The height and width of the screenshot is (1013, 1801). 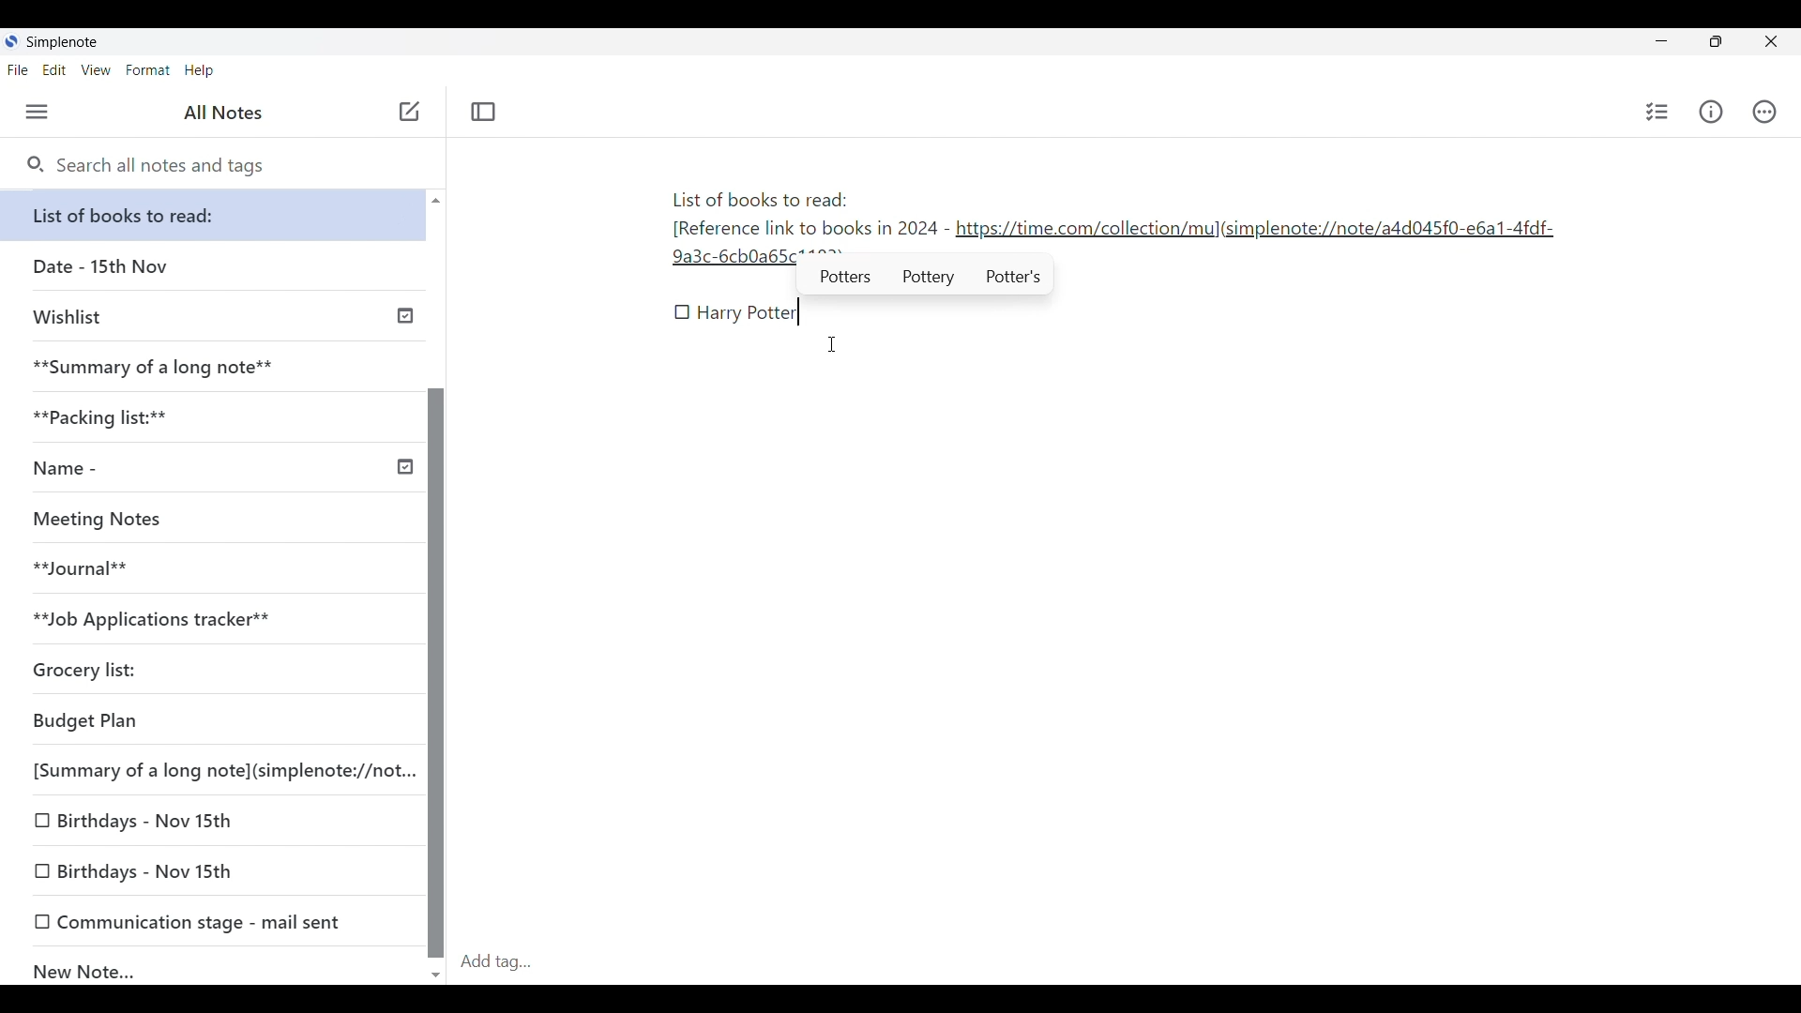 What do you see at coordinates (200, 71) in the screenshot?
I see `Help ` at bounding box center [200, 71].